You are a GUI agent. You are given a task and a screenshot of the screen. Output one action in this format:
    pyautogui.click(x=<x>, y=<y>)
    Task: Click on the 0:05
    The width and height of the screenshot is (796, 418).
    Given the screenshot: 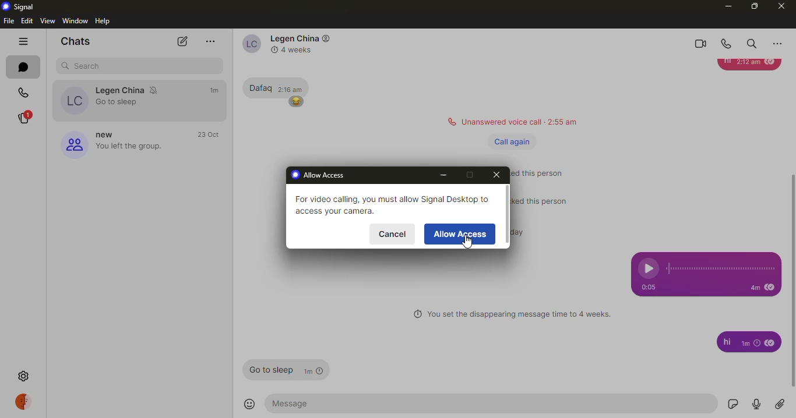 What is the action you would take?
    pyautogui.click(x=647, y=288)
    